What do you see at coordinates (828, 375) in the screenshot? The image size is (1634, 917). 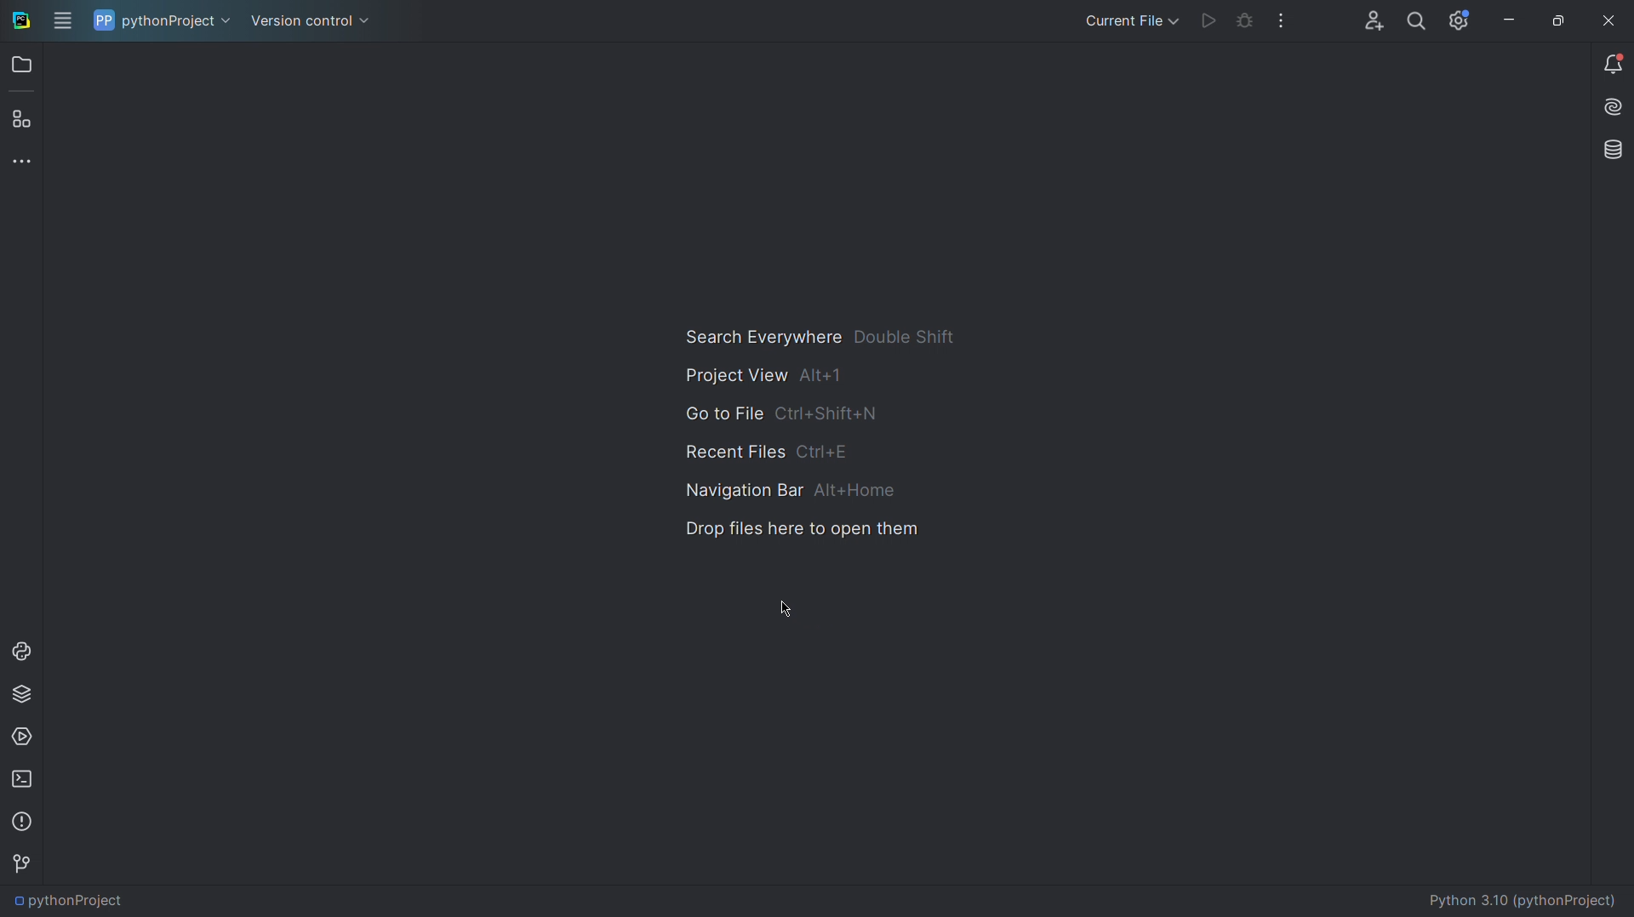 I see `Project View Alt+1` at bounding box center [828, 375].